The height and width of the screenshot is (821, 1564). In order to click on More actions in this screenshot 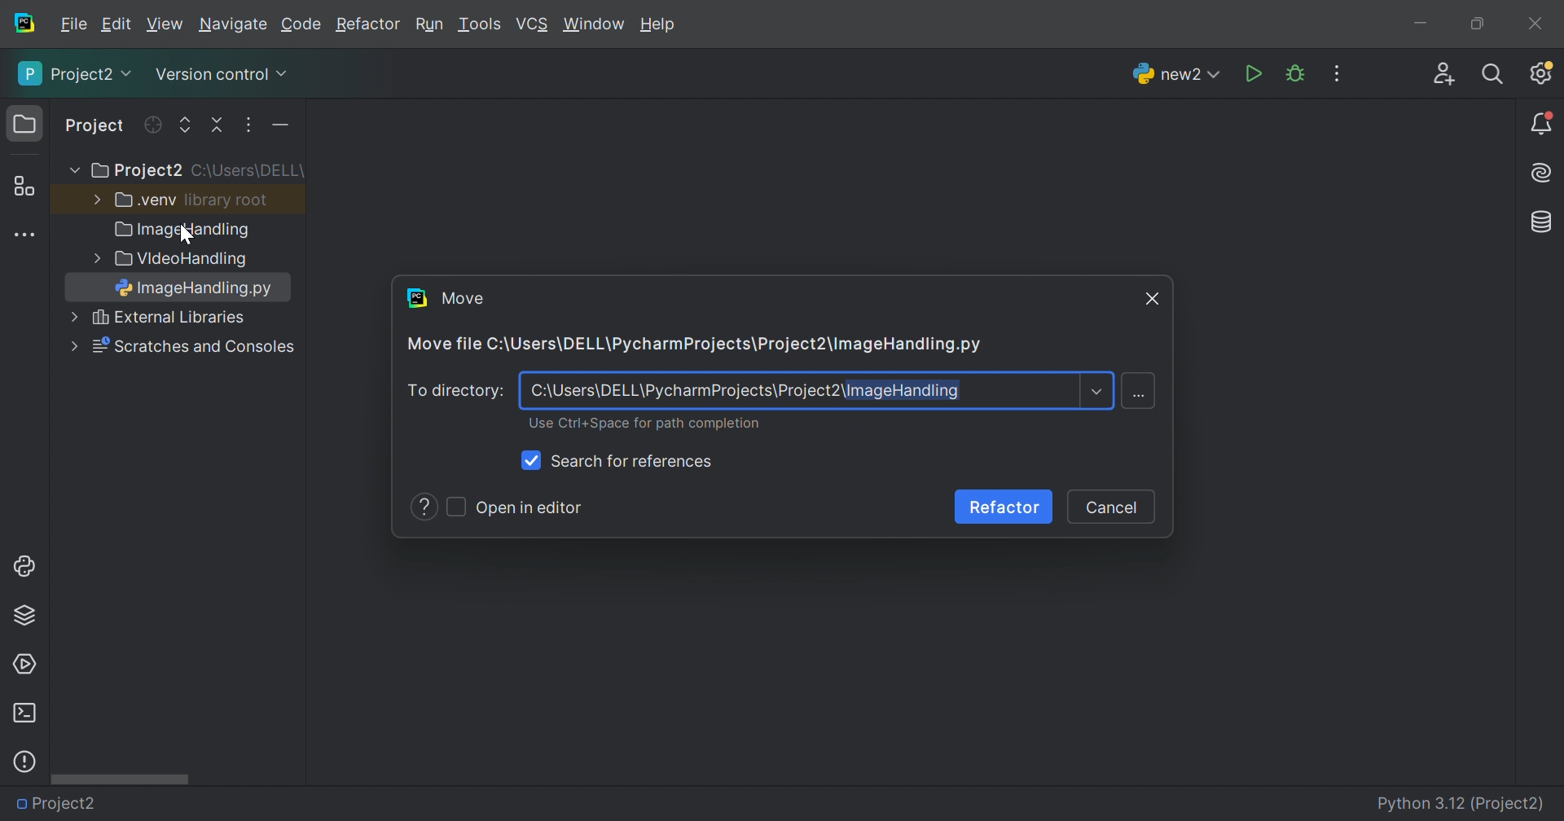, I will do `click(276, 129)`.